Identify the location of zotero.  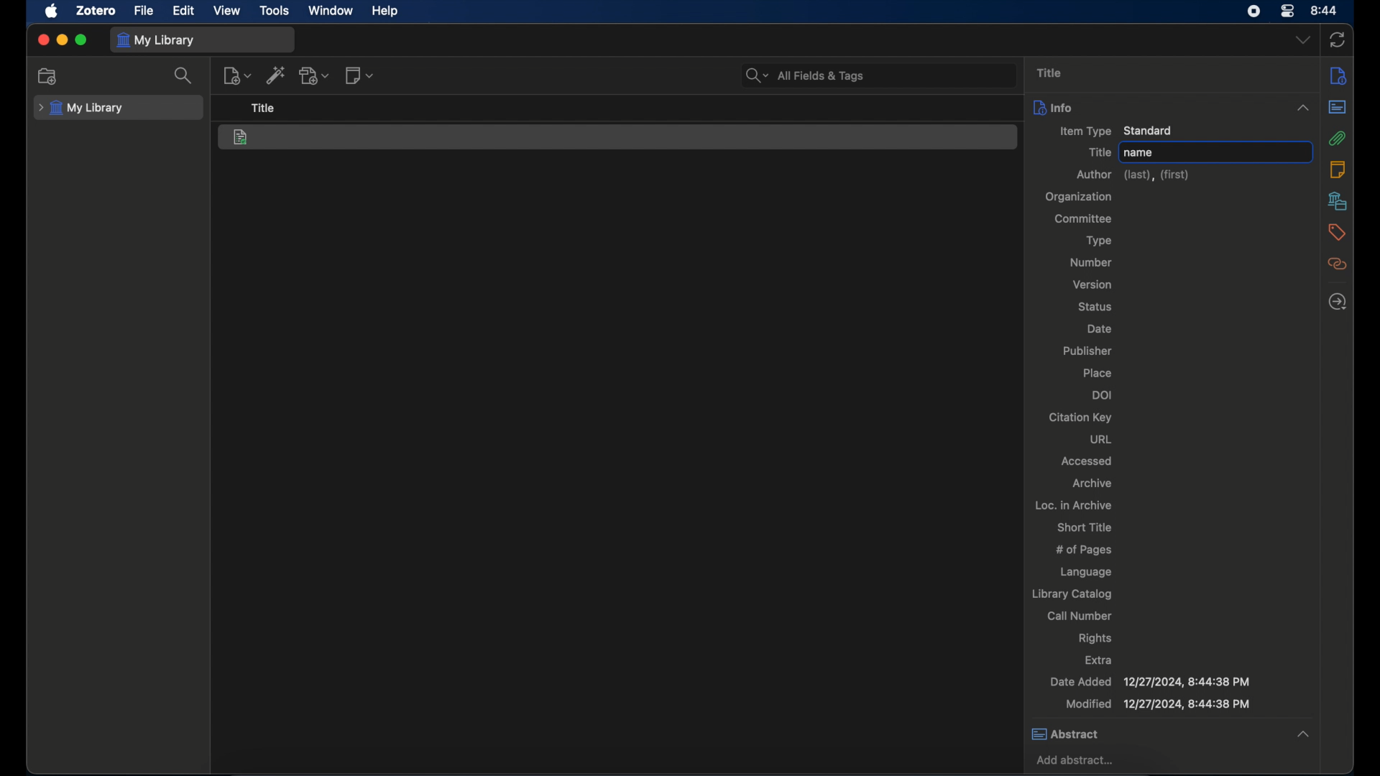
(96, 11).